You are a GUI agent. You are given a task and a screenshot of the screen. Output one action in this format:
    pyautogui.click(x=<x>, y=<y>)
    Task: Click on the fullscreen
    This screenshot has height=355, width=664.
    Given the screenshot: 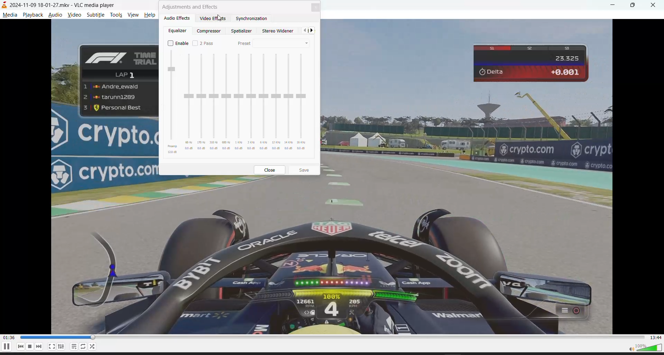 What is the action you would take?
    pyautogui.click(x=52, y=346)
    